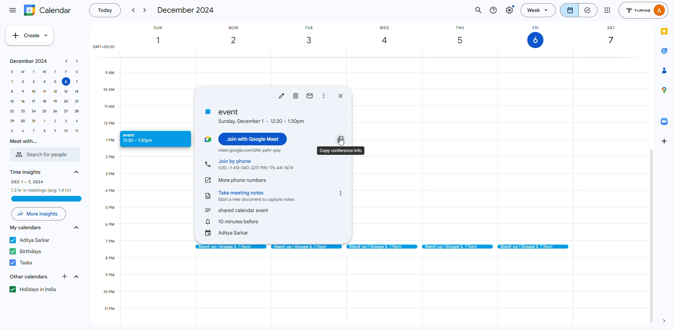 This screenshot has width=674, height=330. Describe the element at coordinates (253, 138) in the screenshot. I see `joi` at that location.